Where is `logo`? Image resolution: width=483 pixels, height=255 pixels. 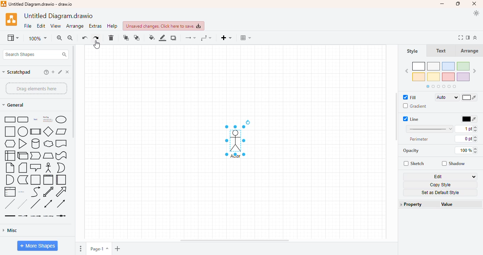 logo is located at coordinates (4, 4).